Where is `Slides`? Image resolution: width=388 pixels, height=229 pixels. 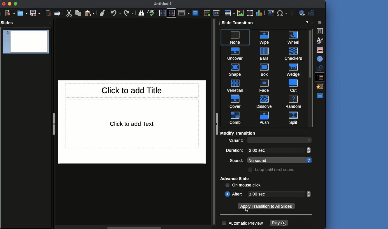 Slides is located at coordinates (8, 23).